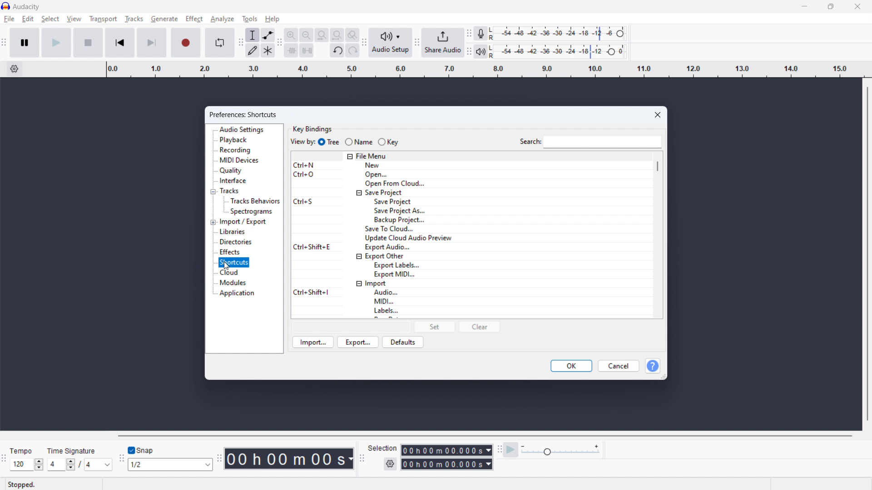  Describe the element at coordinates (489, 70) in the screenshot. I see `timeline` at that location.